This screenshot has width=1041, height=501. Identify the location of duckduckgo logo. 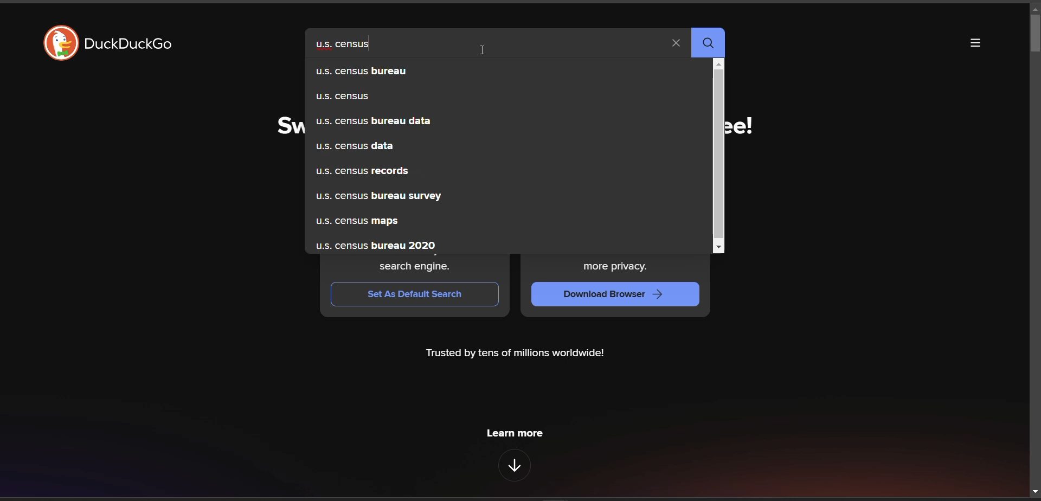
(61, 42).